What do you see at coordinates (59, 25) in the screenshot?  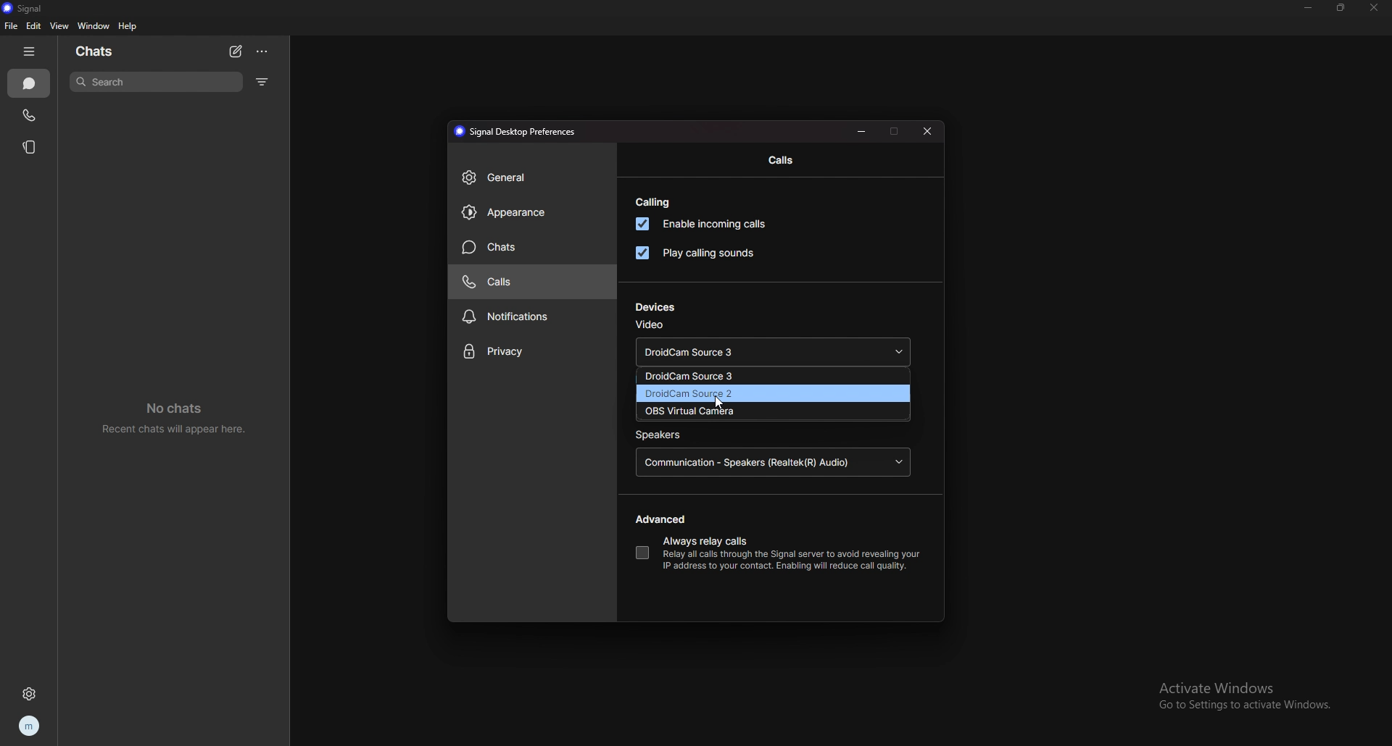 I see `view` at bounding box center [59, 25].